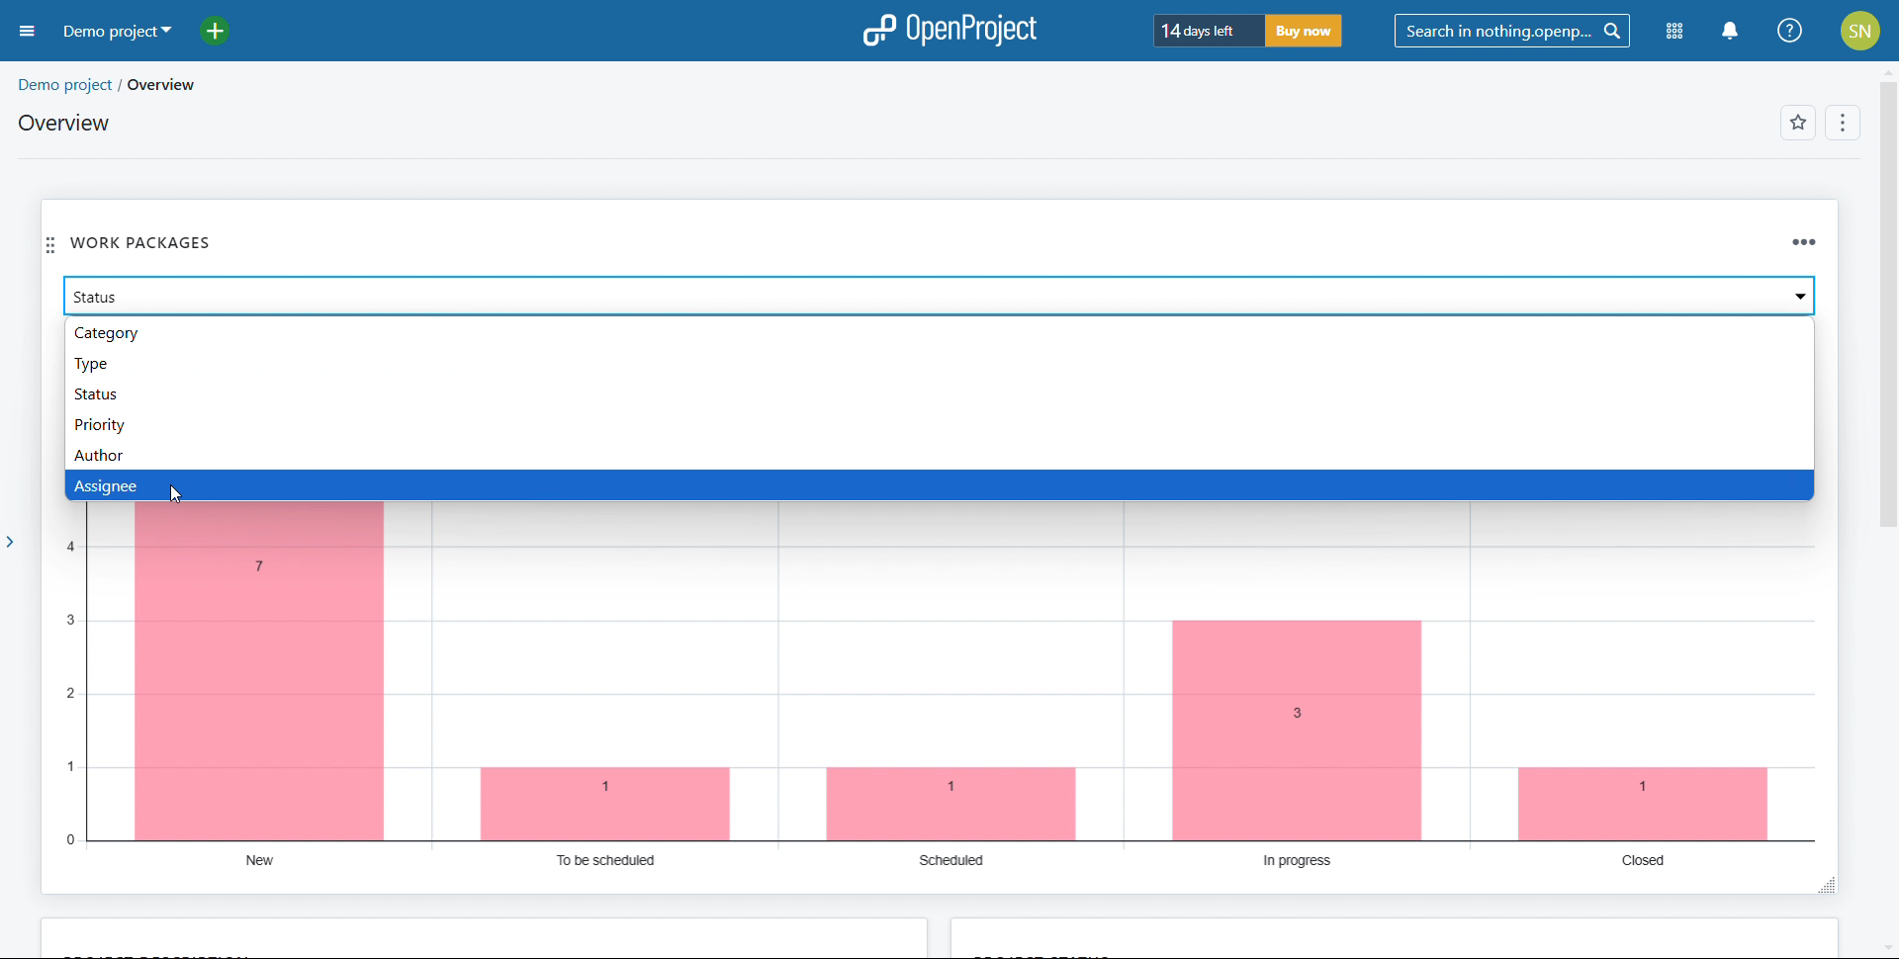 The width and height of the screenshot is (1899, 959). What do you see at coordinates (67, 122) in the screenshot?
I see `overview` at bounding box center [67, 122].